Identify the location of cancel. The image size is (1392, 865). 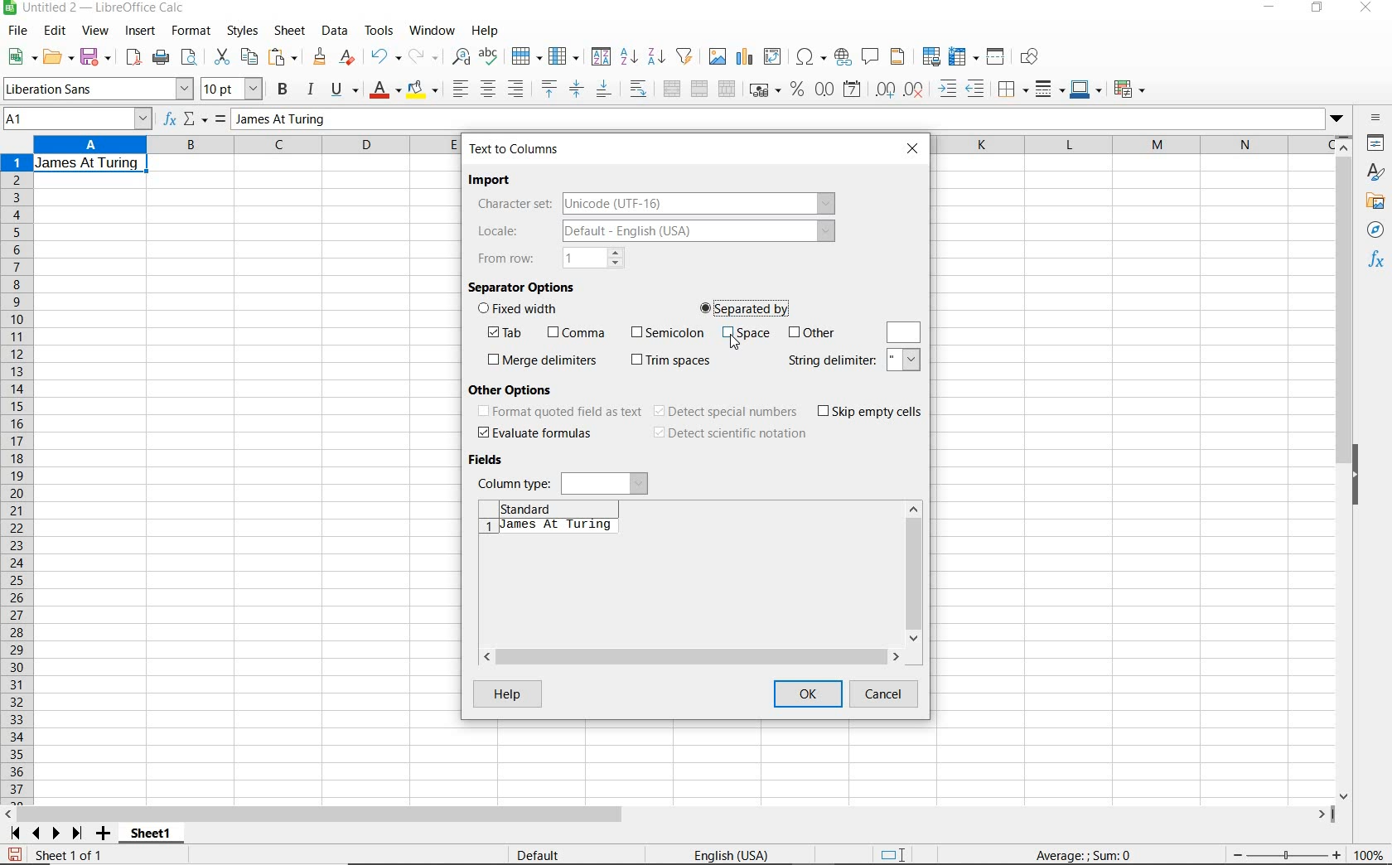
(889, 695).